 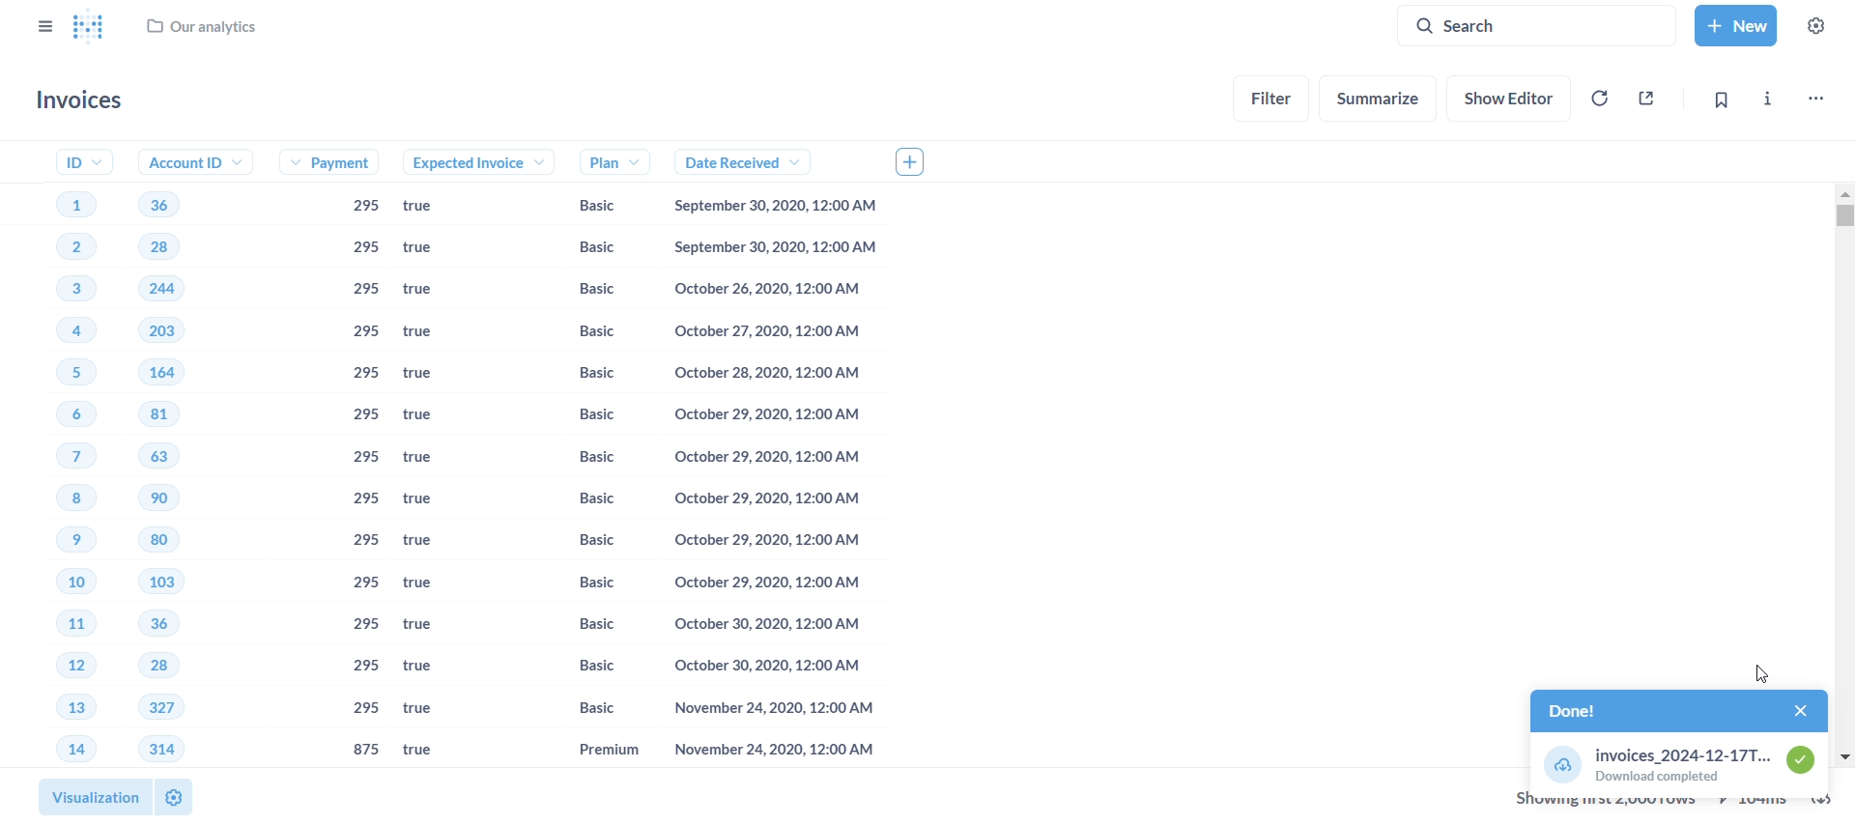 I want to click on sharing, so click(x=1648, y=96).